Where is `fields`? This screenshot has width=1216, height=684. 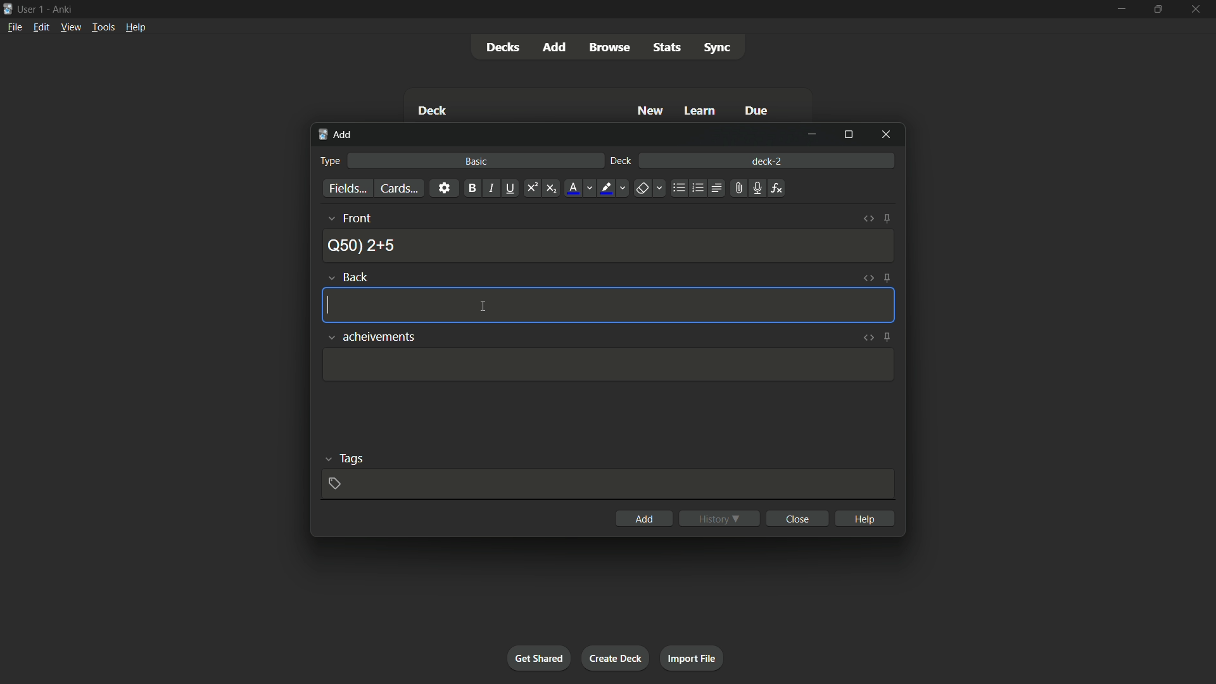 fields is located at coordinates (346, 189).